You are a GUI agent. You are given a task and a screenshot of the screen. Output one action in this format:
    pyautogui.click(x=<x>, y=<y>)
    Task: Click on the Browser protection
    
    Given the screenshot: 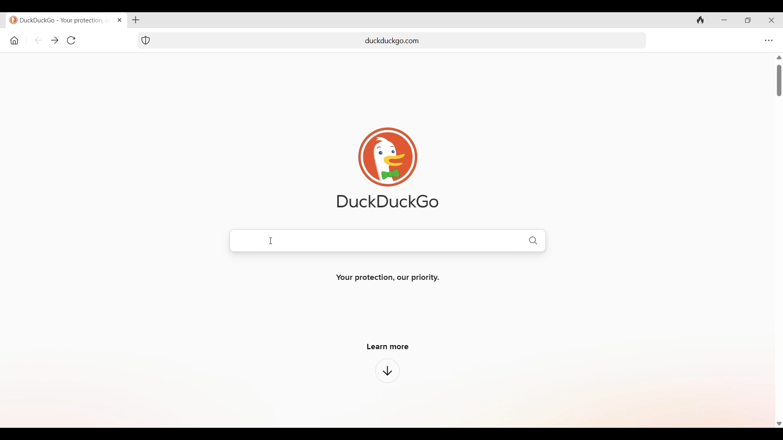 What is the action you would take?
    pyautogui.click(x=146, y=40)
    